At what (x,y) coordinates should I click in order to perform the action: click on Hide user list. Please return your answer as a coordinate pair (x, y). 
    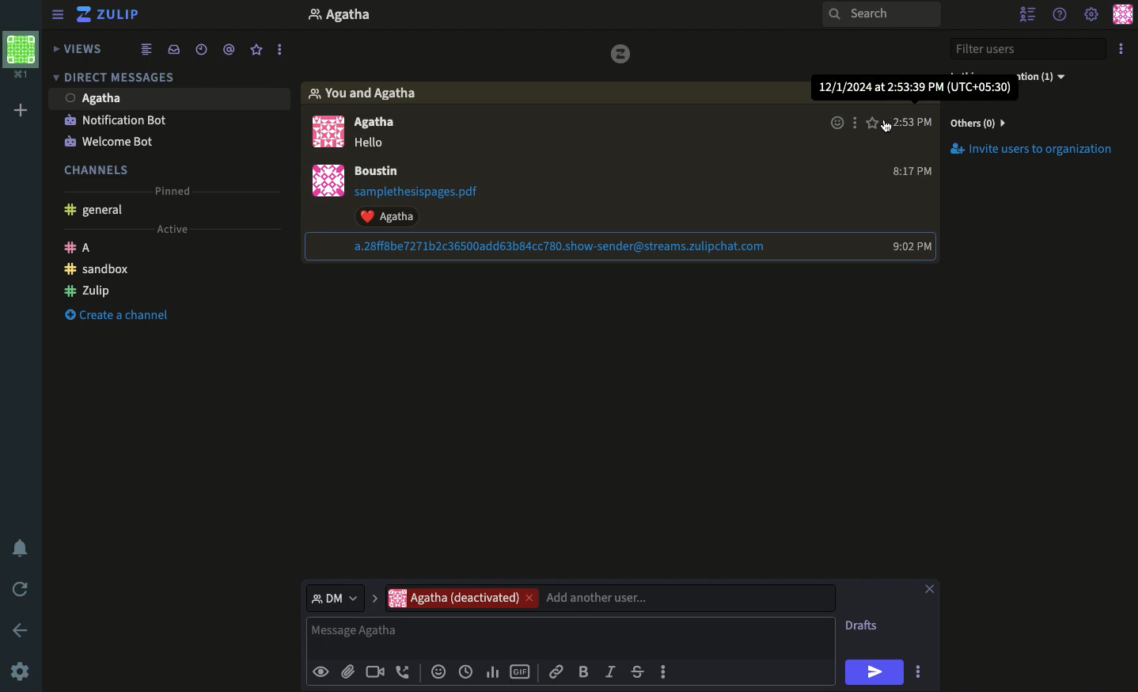
    Looking at the image, I should click on (1030, 13).